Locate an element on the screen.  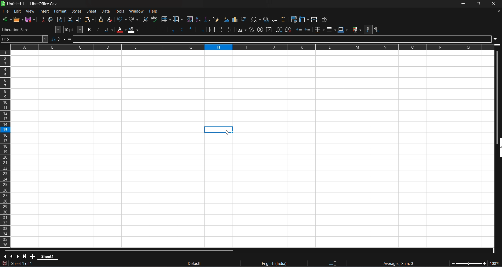
data is located at coordinates (106, 12).